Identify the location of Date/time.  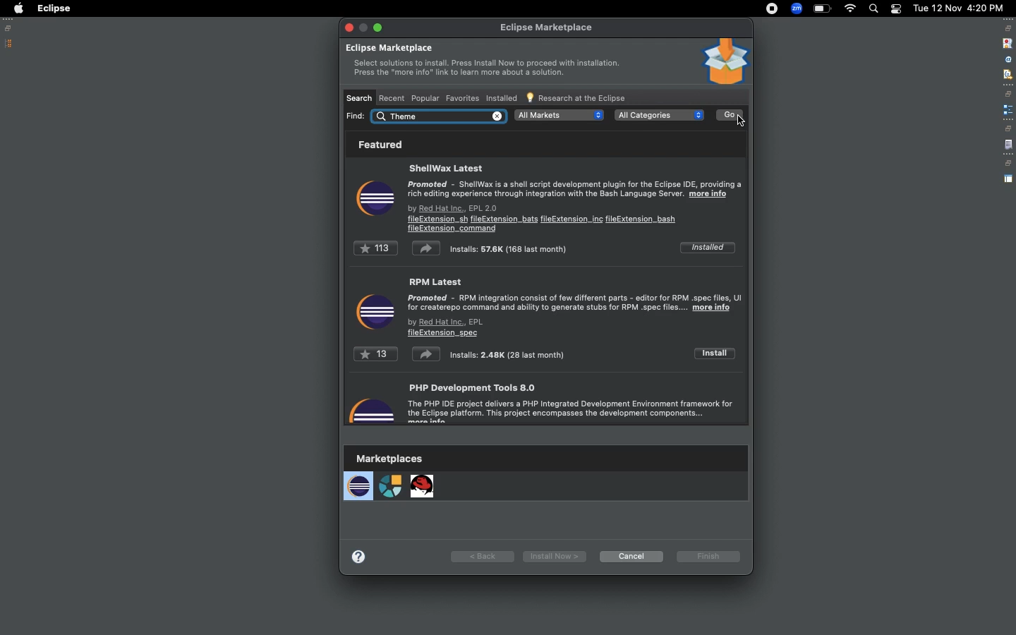
(960, 7).